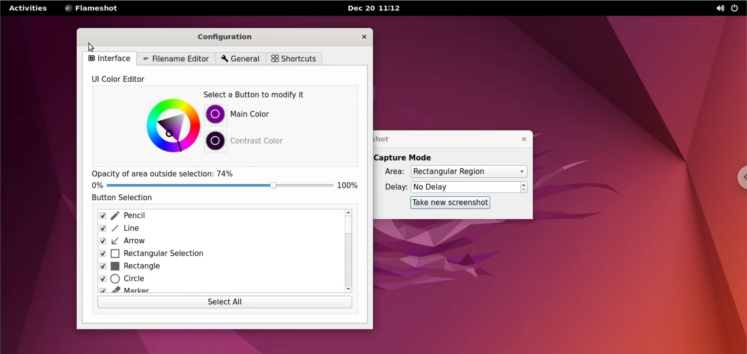 The width and height of the screenshot is (747, 354). Describe the element at coordinates (219, 280) in the screenshot. I see `circle checkbox` at that location.